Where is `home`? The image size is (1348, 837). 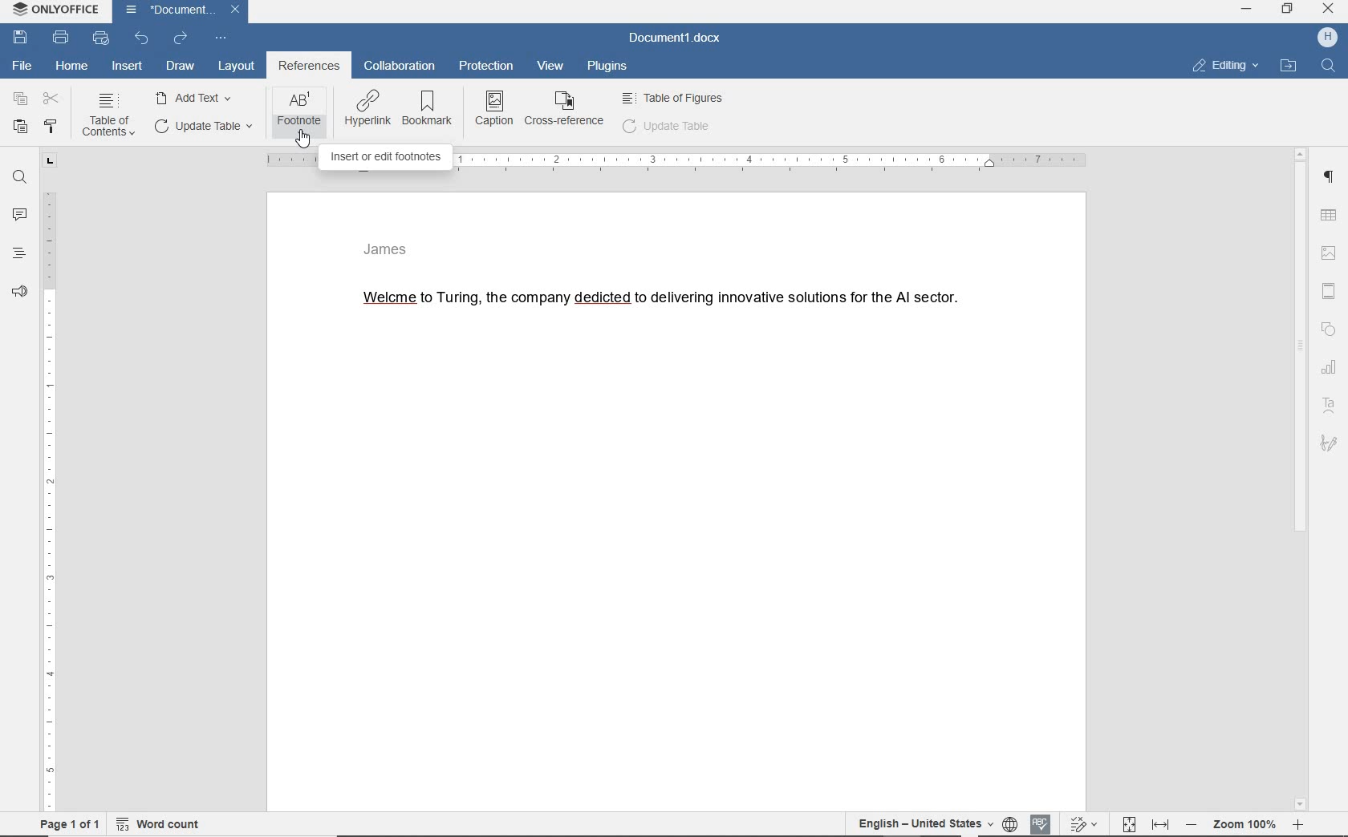 home is located at coordinates (71, 67).